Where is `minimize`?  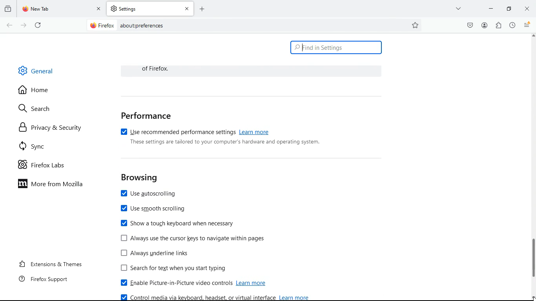
minimize is located at coordinates (508, 8).